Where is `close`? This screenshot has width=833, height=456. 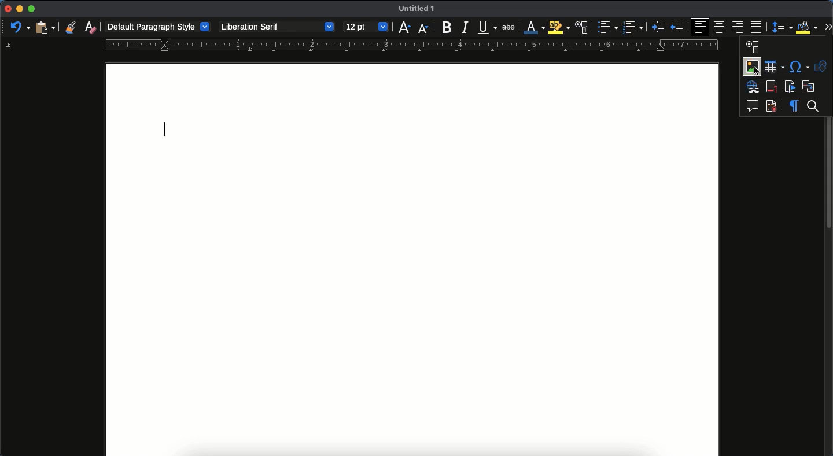
close is located at coordinates (7, 9).